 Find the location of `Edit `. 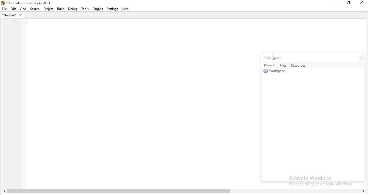

Edit  is located at coordinates (14, 8).